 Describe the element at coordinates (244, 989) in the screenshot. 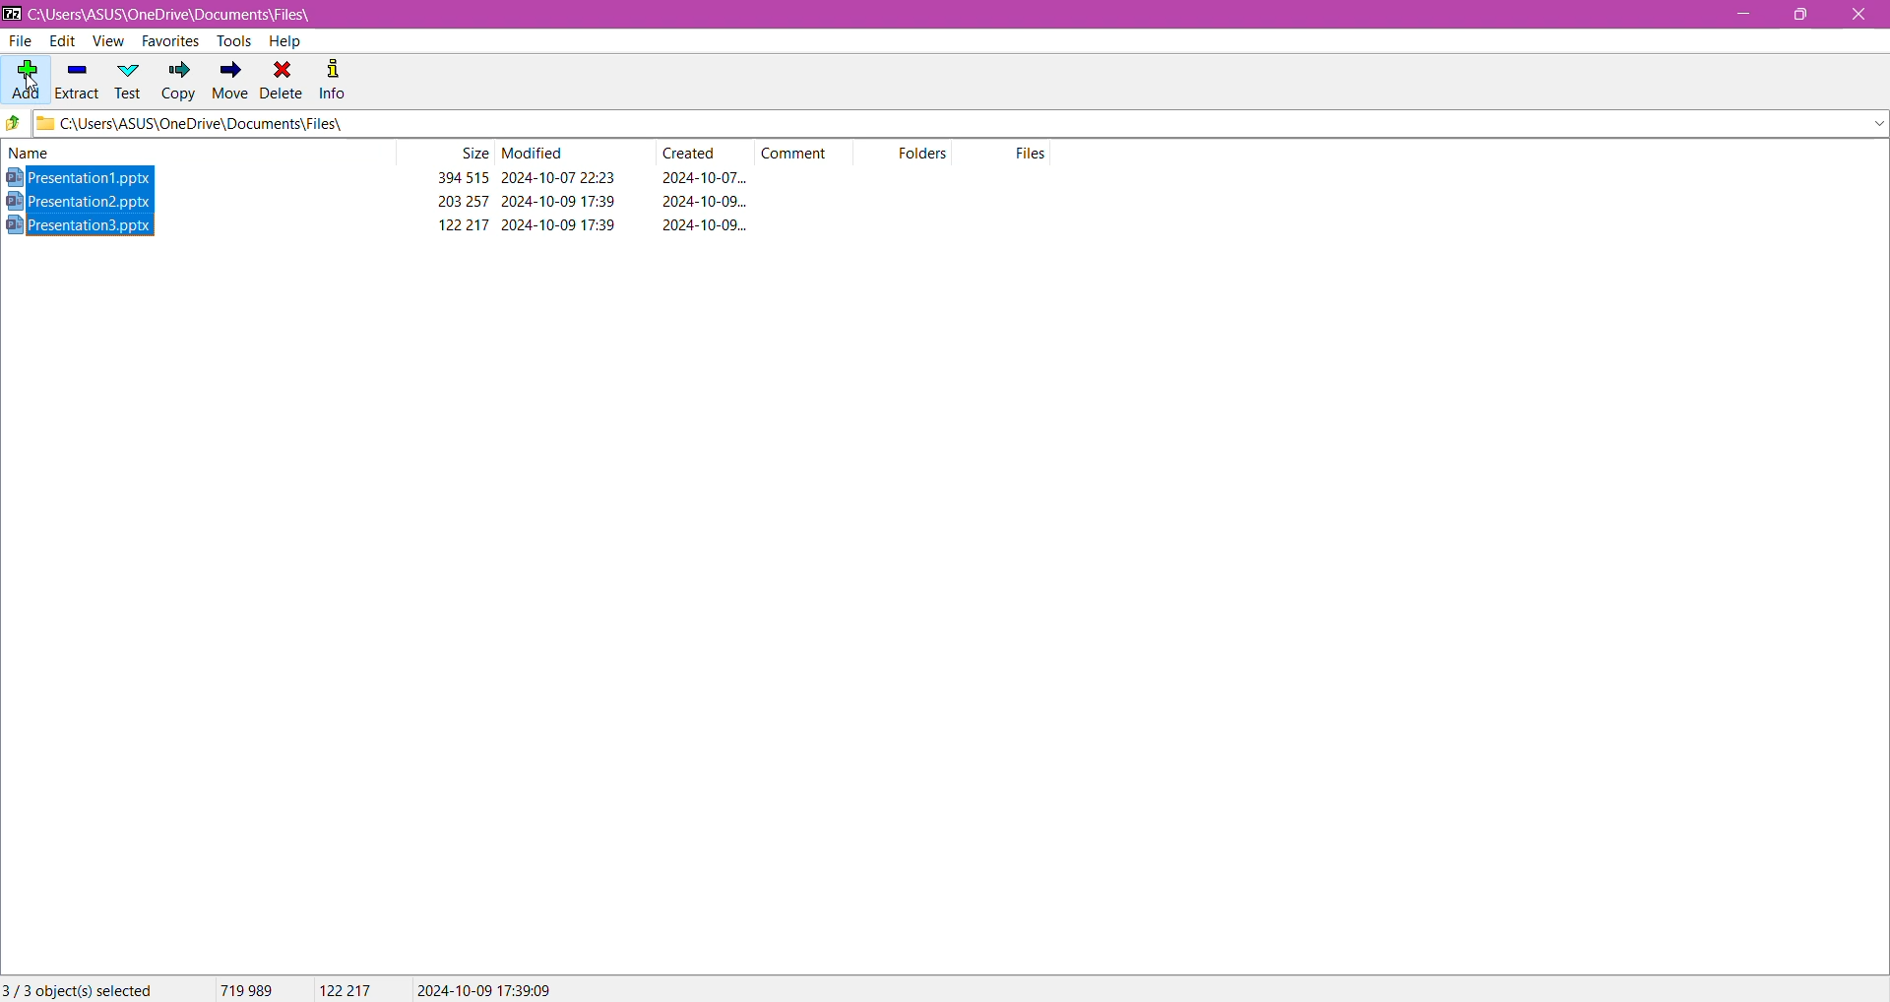

I see `719989` at that location.